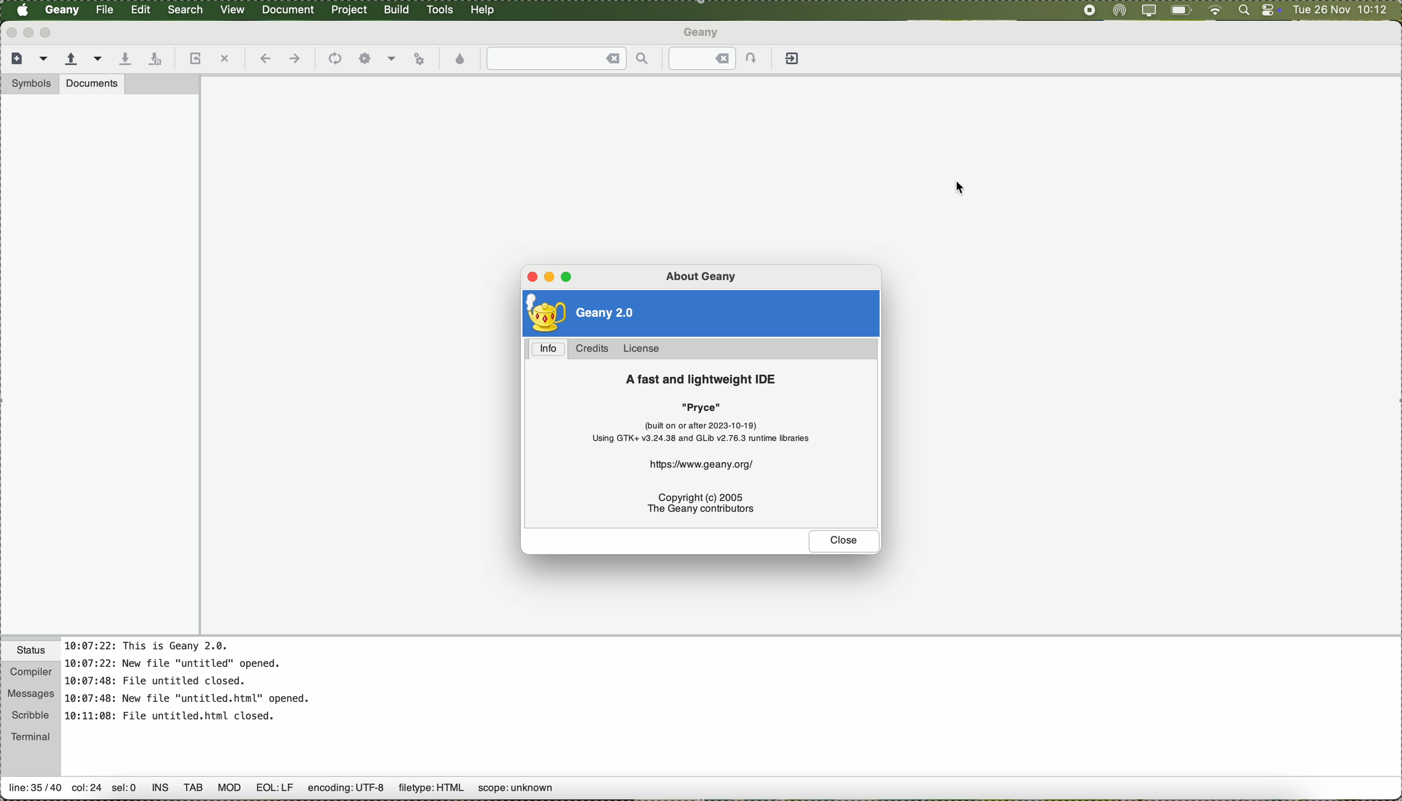 This screenshot has width=1402, height=801. Describe the element at coordinates (844, 542) in the screenshot. I see `close button` at that location.